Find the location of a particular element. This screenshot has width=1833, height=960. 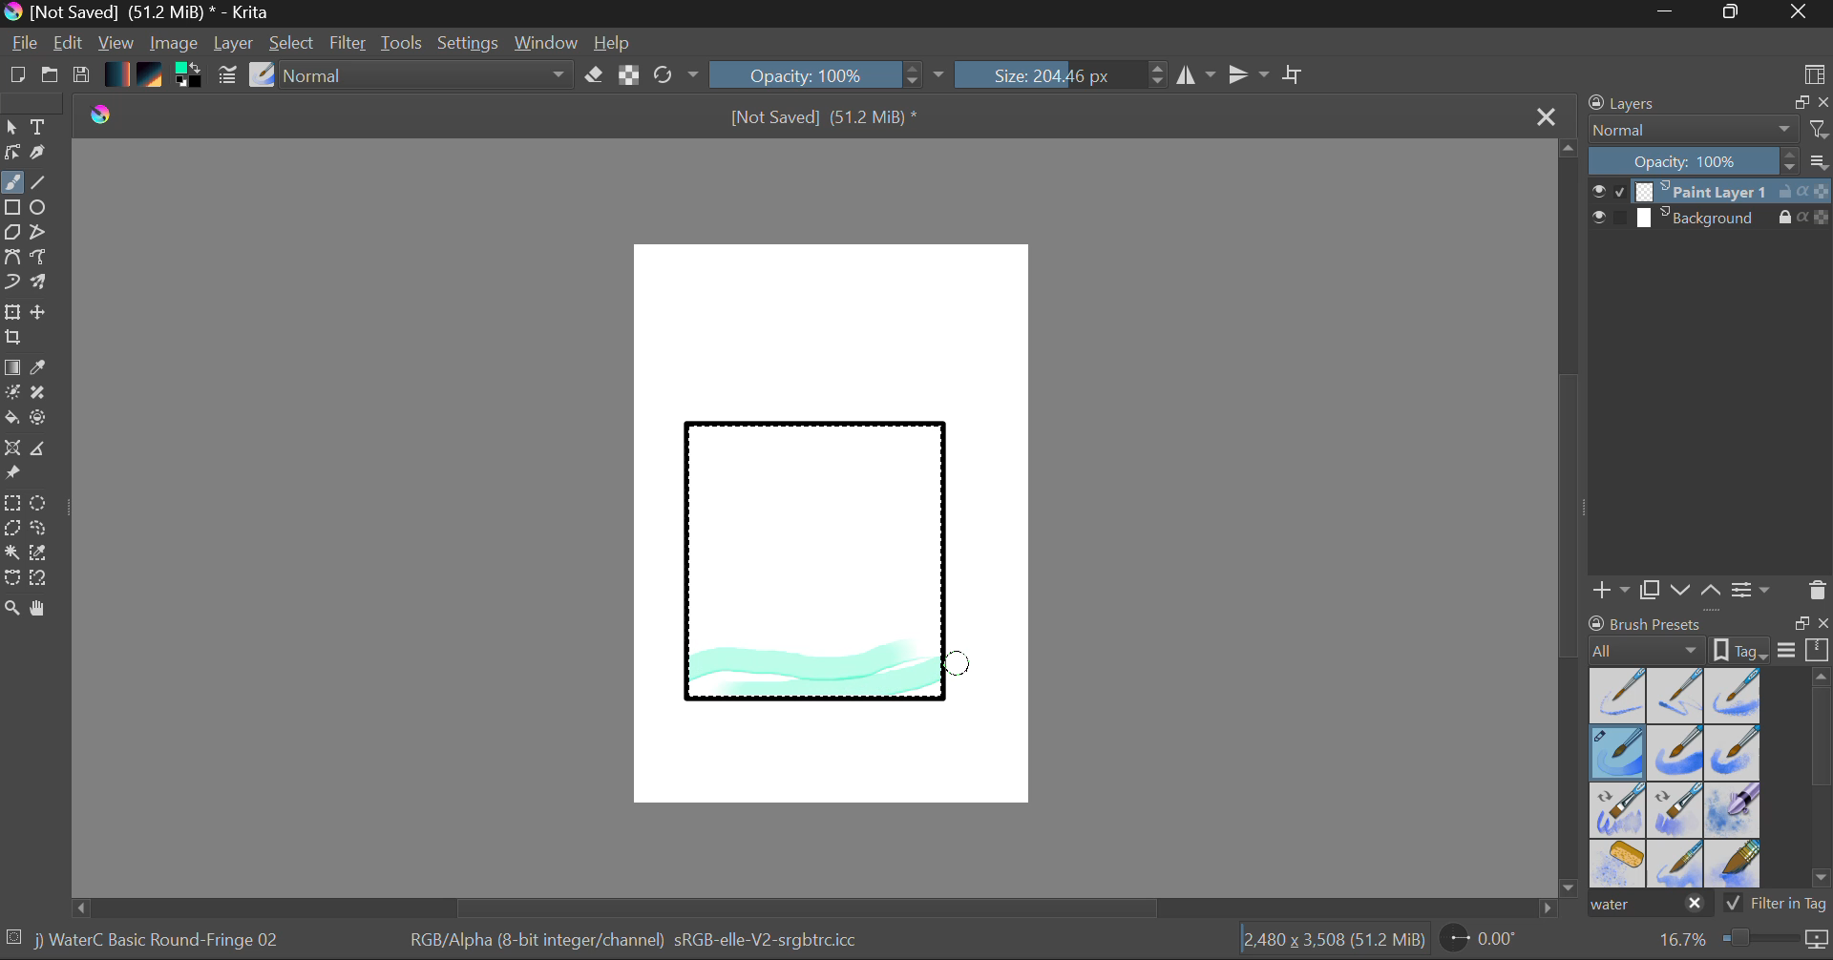

Save is located at coordinates (80, 76).